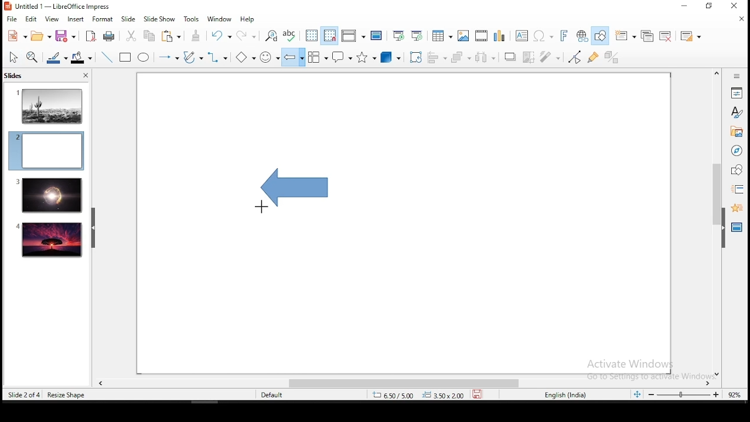 This screenshot has width=750, height=422. I want to click on fontwork text, so click(563, 36).